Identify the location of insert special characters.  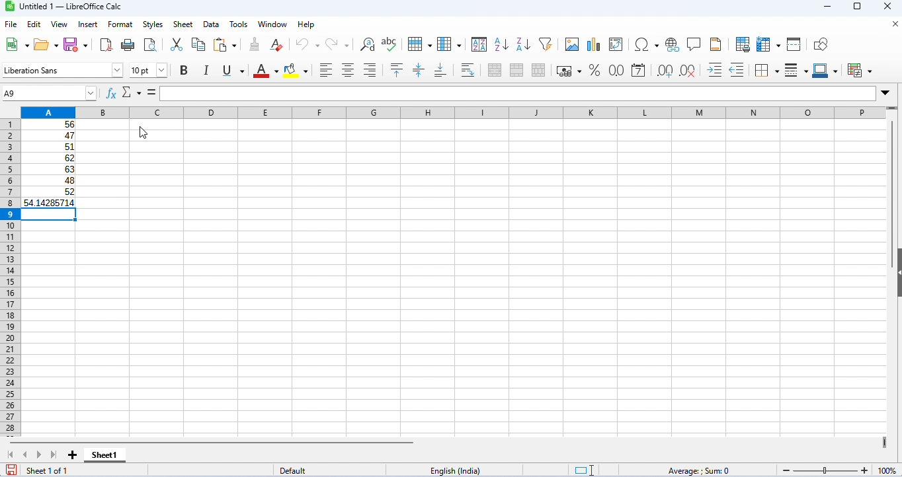
(647, 44).